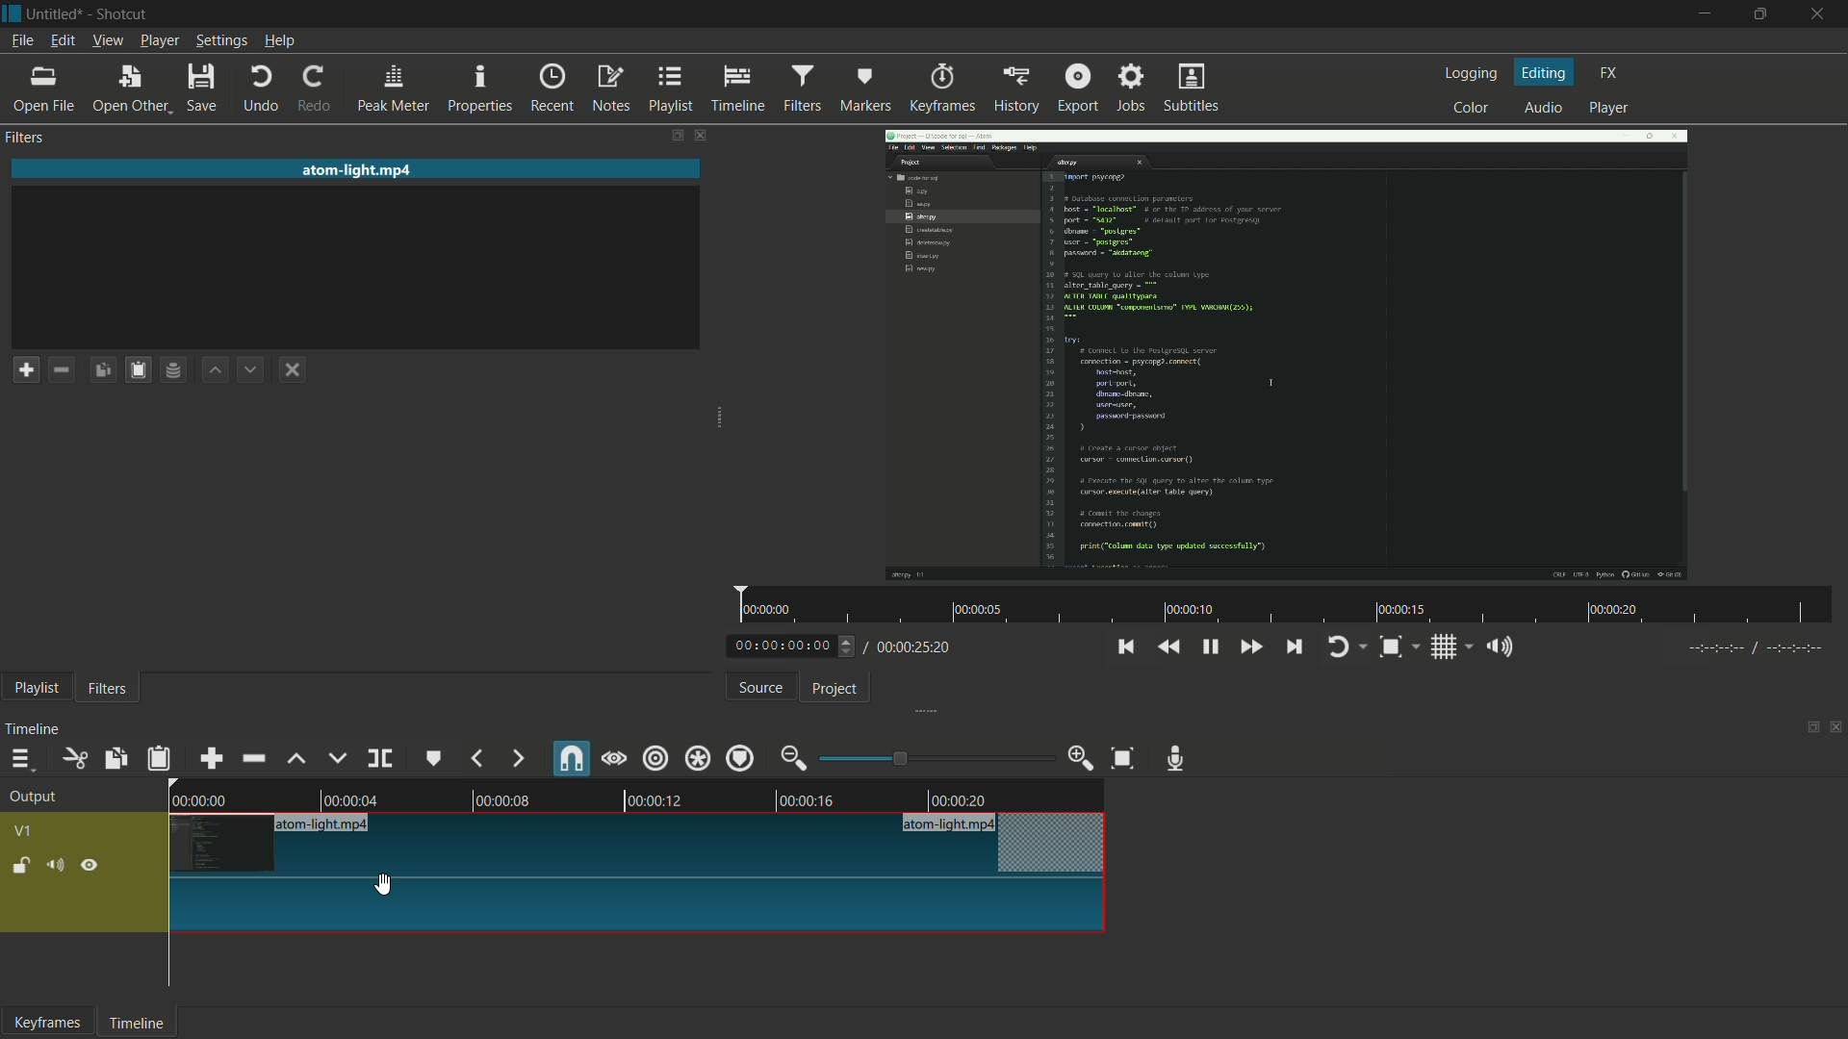 The image size is (1848, 1039). I want to click on previous marker, so click(478, 760).